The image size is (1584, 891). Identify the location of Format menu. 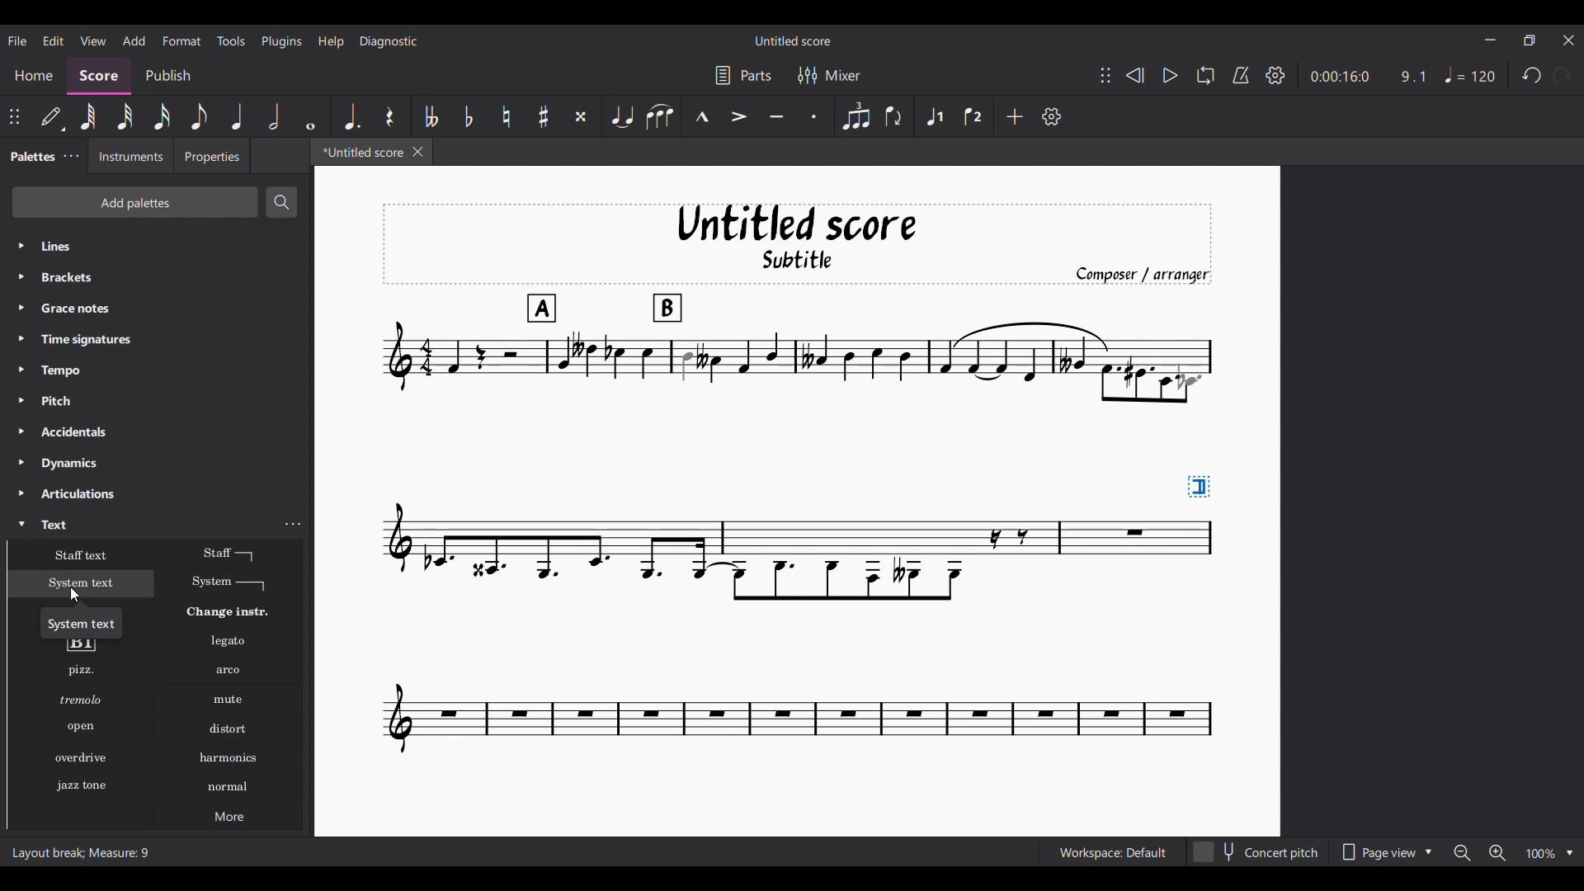
(182, 40).